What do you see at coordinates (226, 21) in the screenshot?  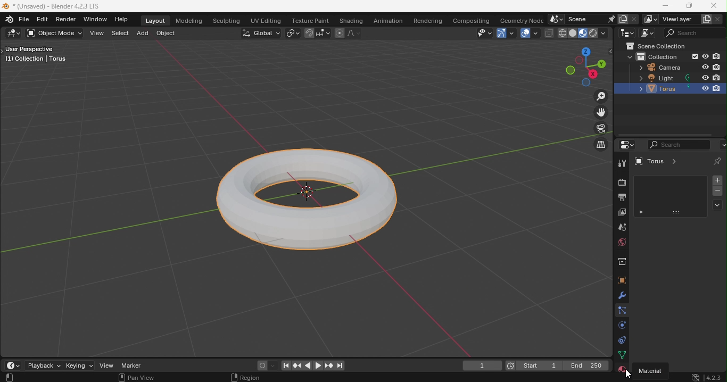 I see `Sculpting` at bounding box center [226, 21].